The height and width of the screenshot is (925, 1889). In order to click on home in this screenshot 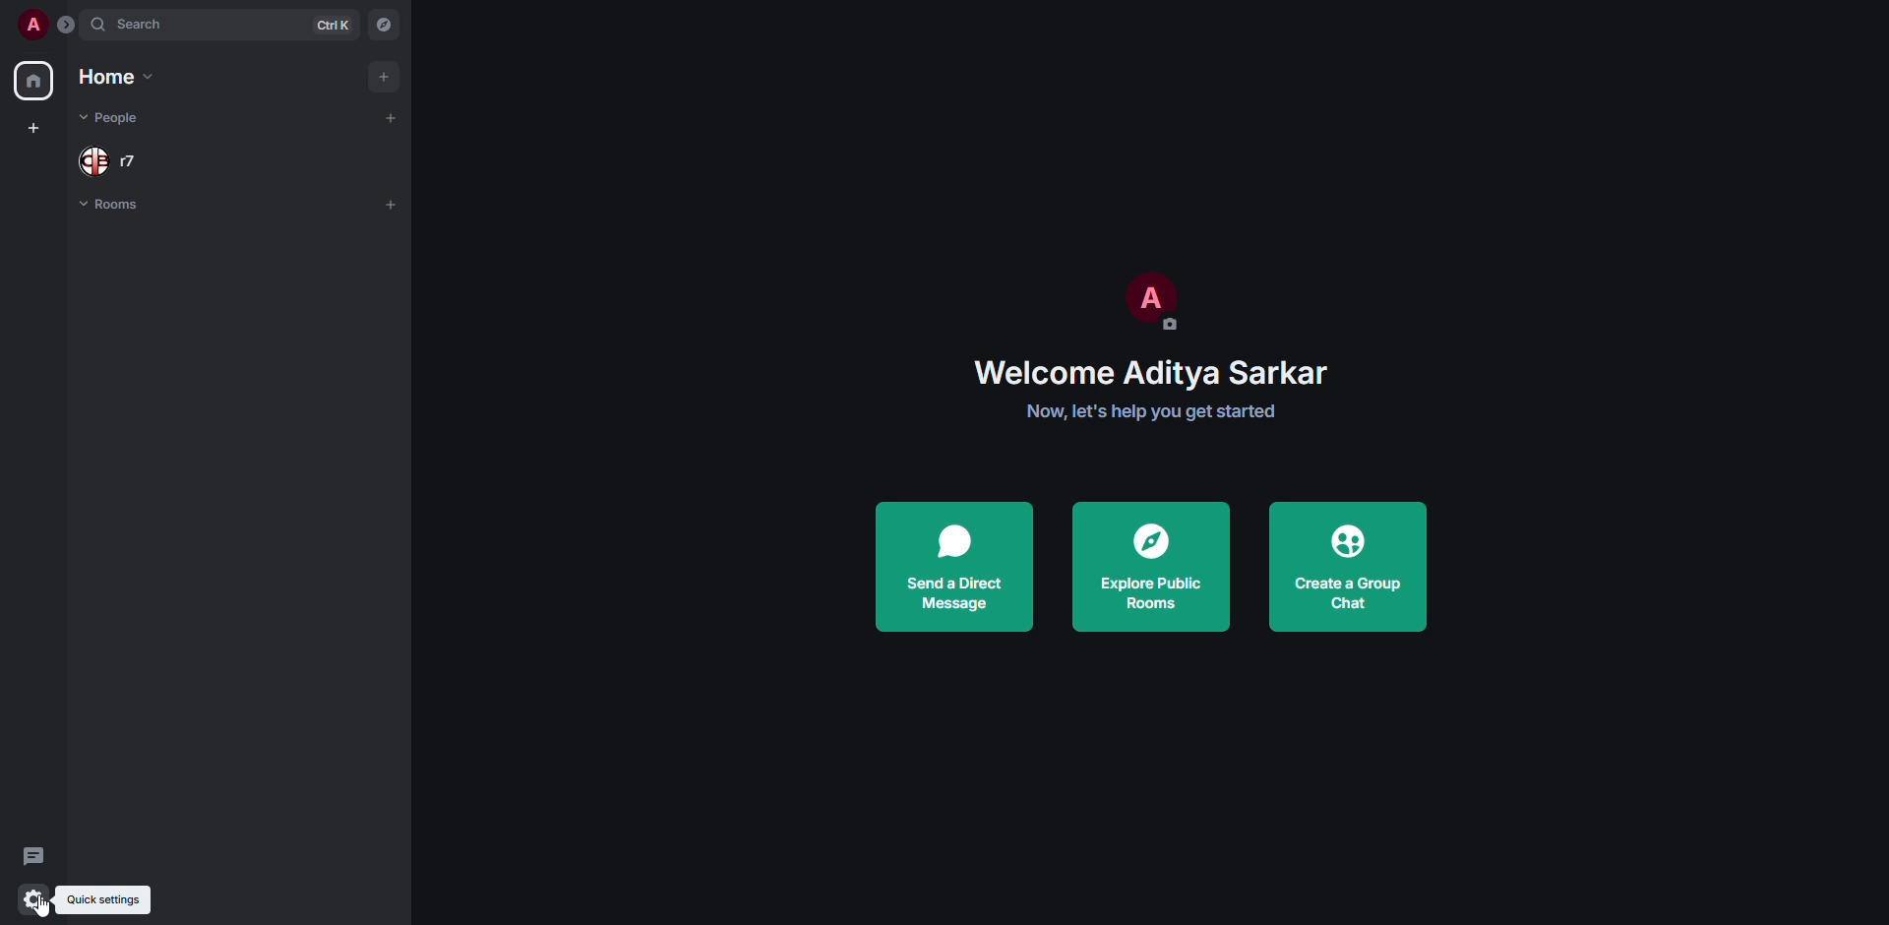, I will do `click(114, 77)`.